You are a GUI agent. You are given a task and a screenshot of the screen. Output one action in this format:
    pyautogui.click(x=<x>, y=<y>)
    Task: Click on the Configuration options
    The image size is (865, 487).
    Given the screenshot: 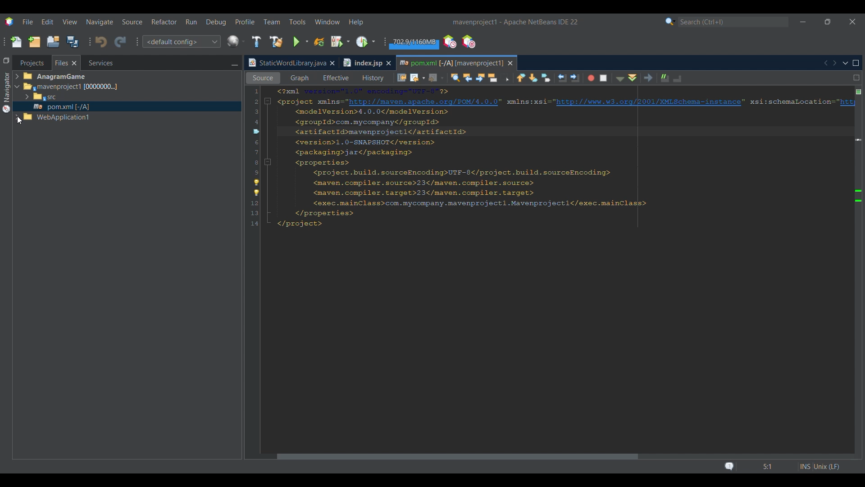 What is the action you would take?
    pyautogui.click(x=181, y=41)
    